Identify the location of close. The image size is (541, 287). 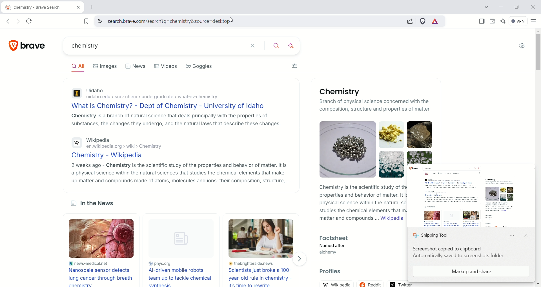
(526, 236).